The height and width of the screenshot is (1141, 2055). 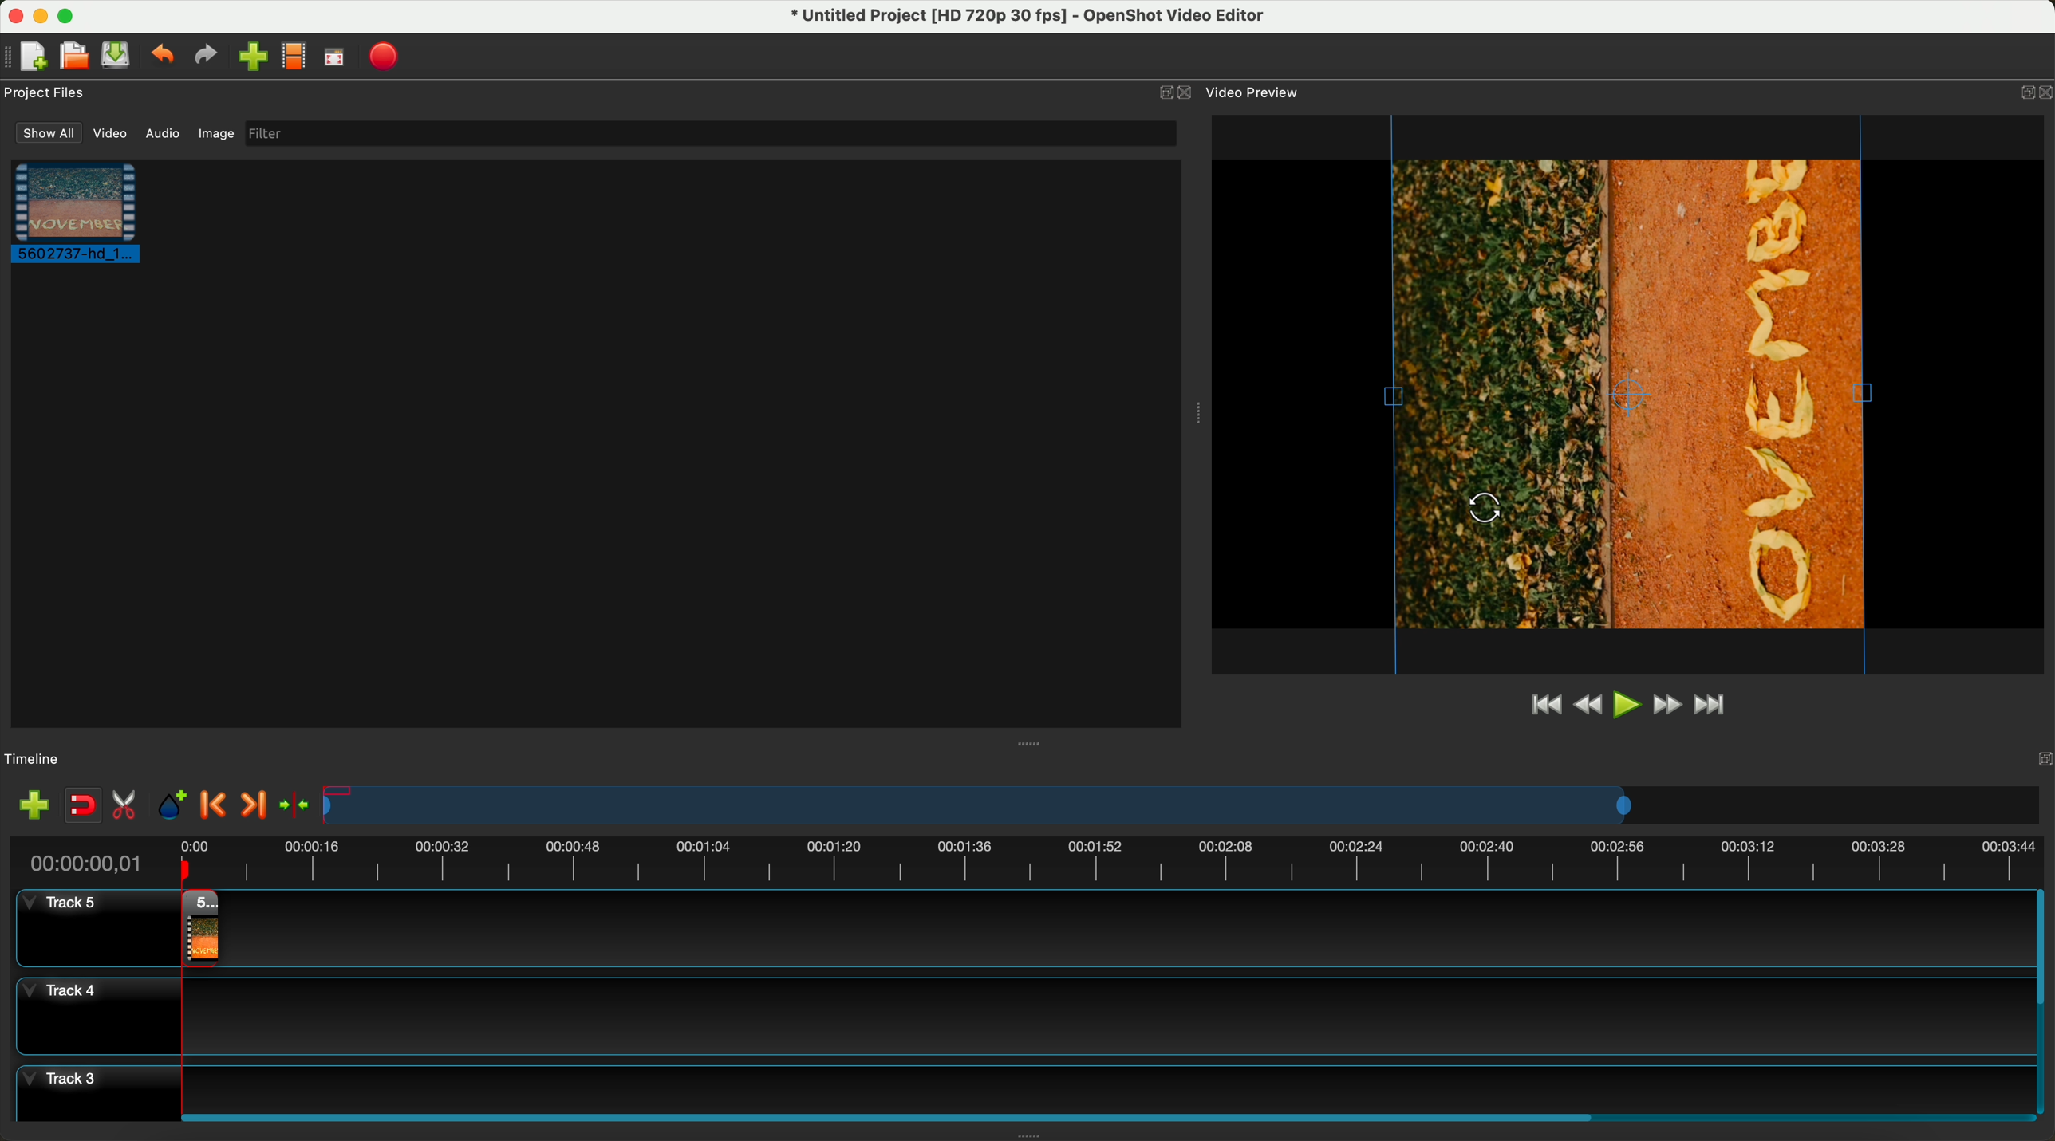 What do you see at coordinates (34, 760) in the screenshot?
I see `timeline` at bounding box center [34, 760].